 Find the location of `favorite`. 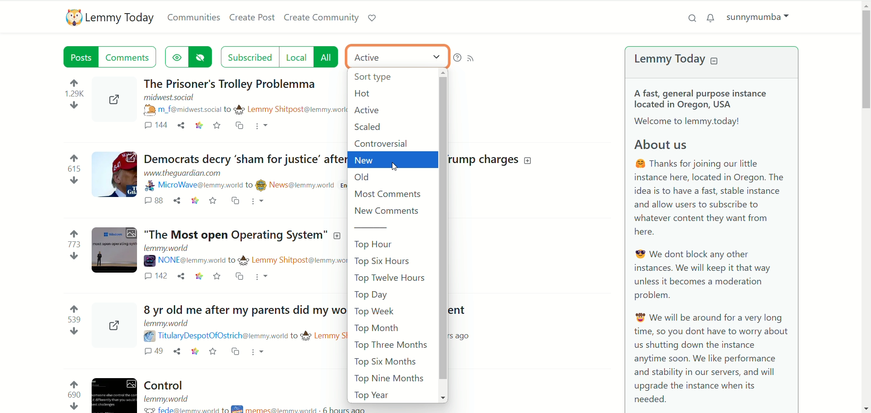

favorite is located at coordinates (218, 124).